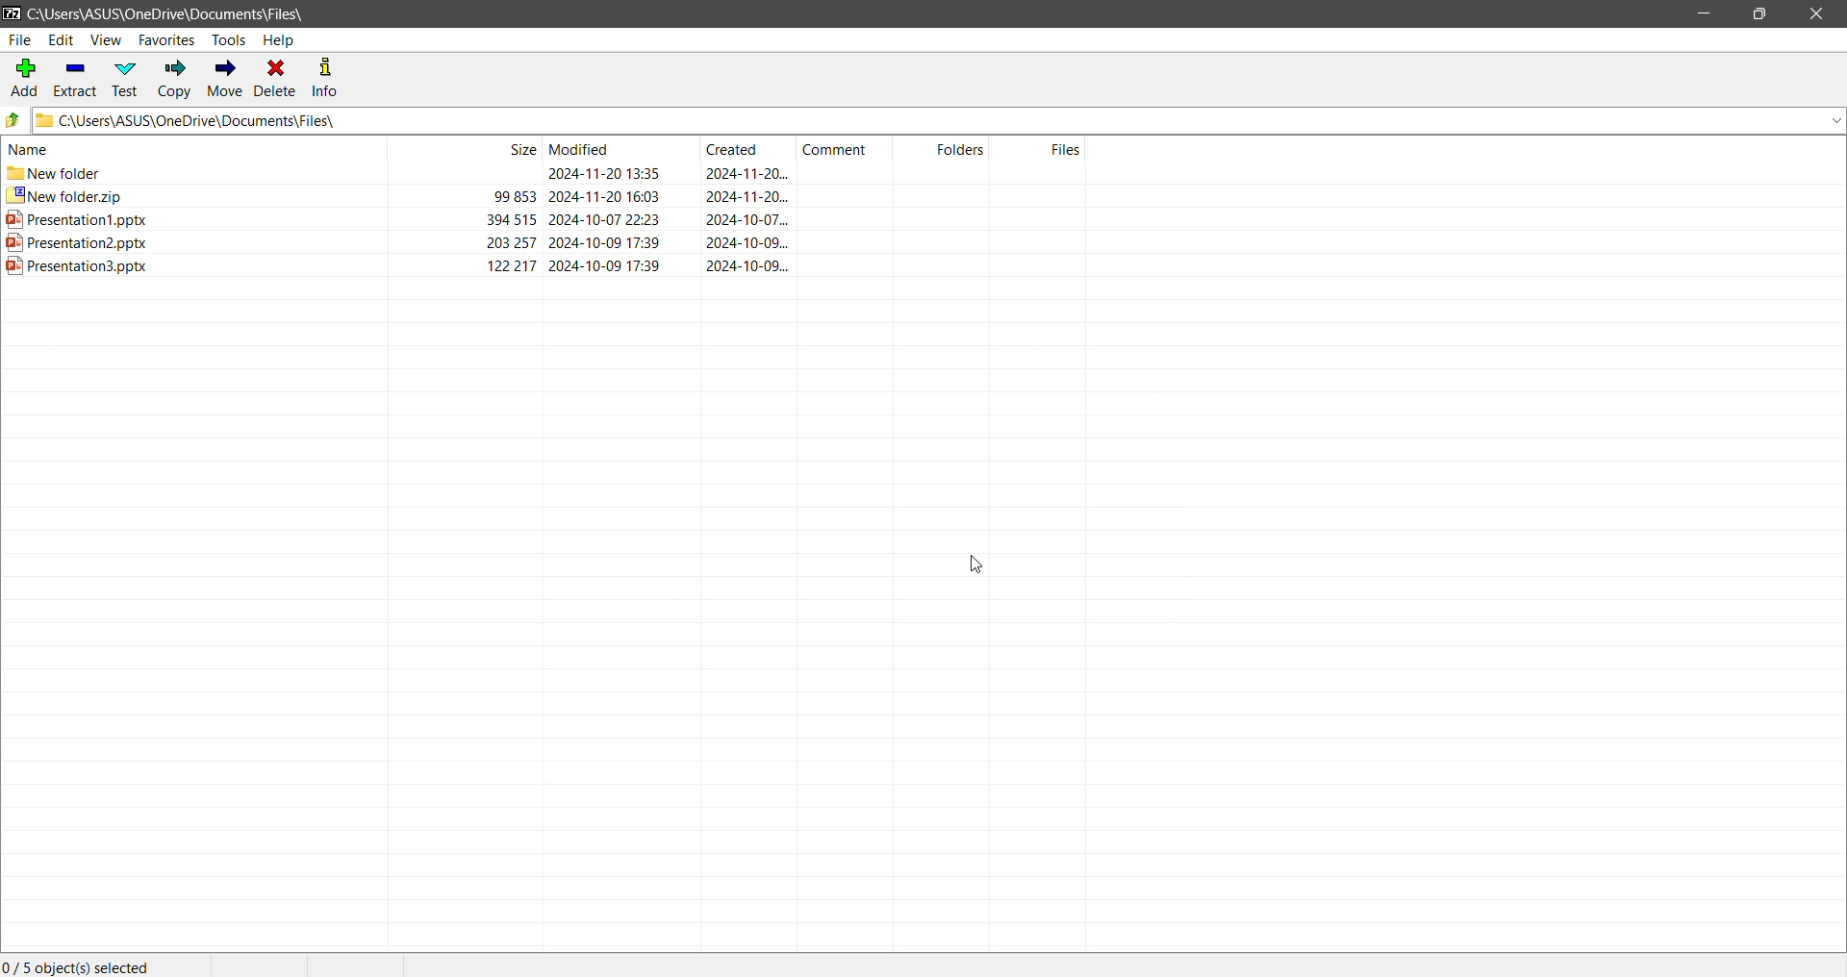 The width and height of the screenshot is (1847, 977). Describe the element at coordinates (127, 77) in the screenshot. I see `Test` at that location.